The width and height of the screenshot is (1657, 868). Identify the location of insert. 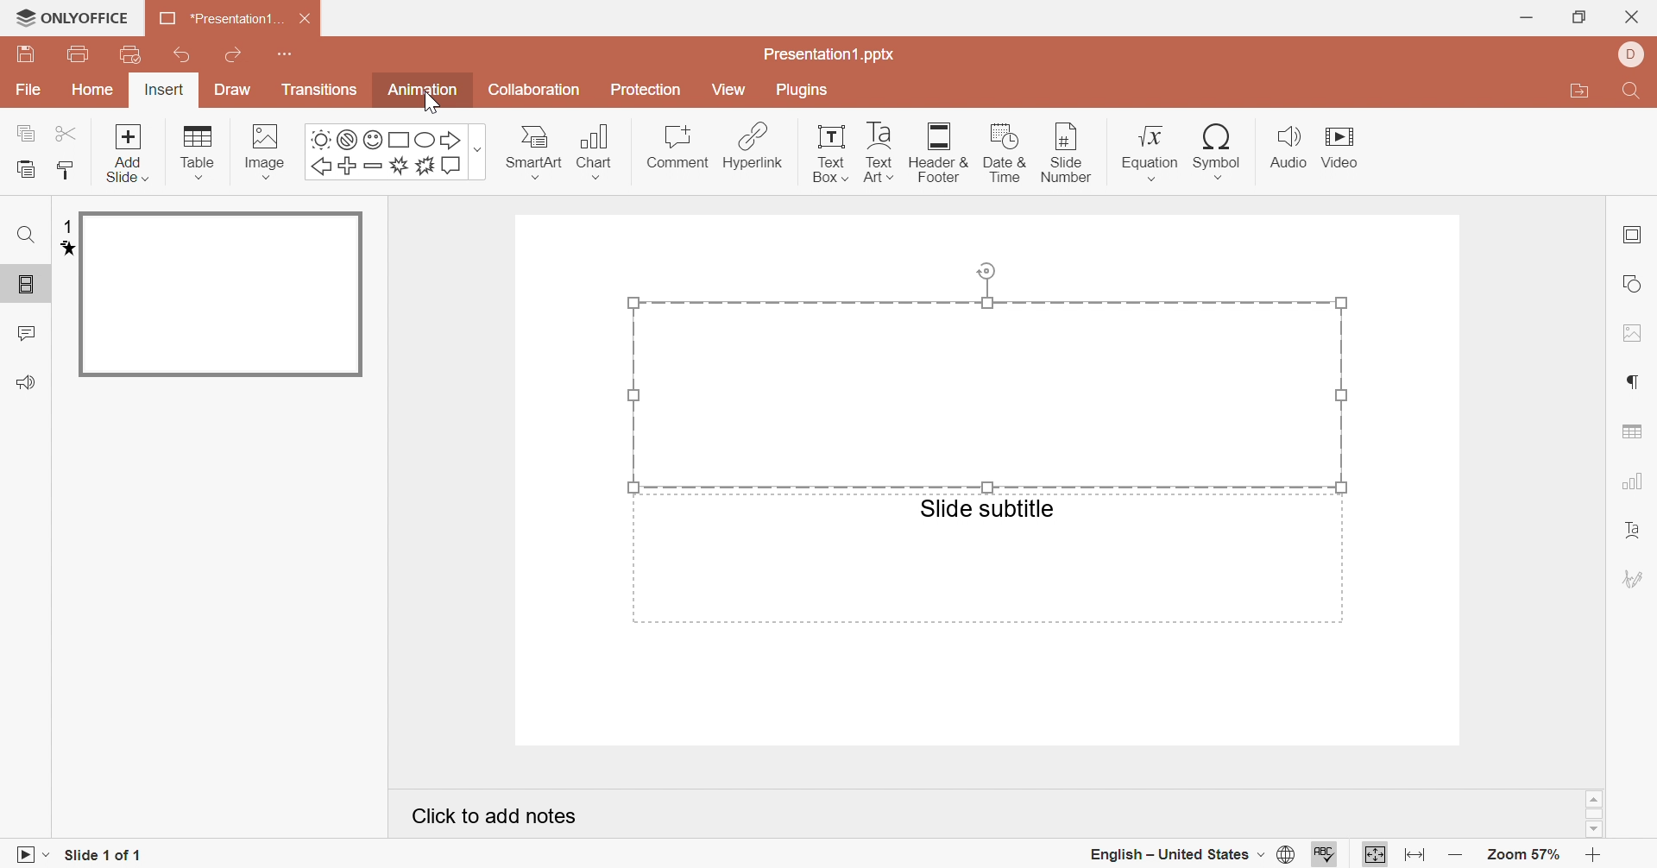
(163, 90).